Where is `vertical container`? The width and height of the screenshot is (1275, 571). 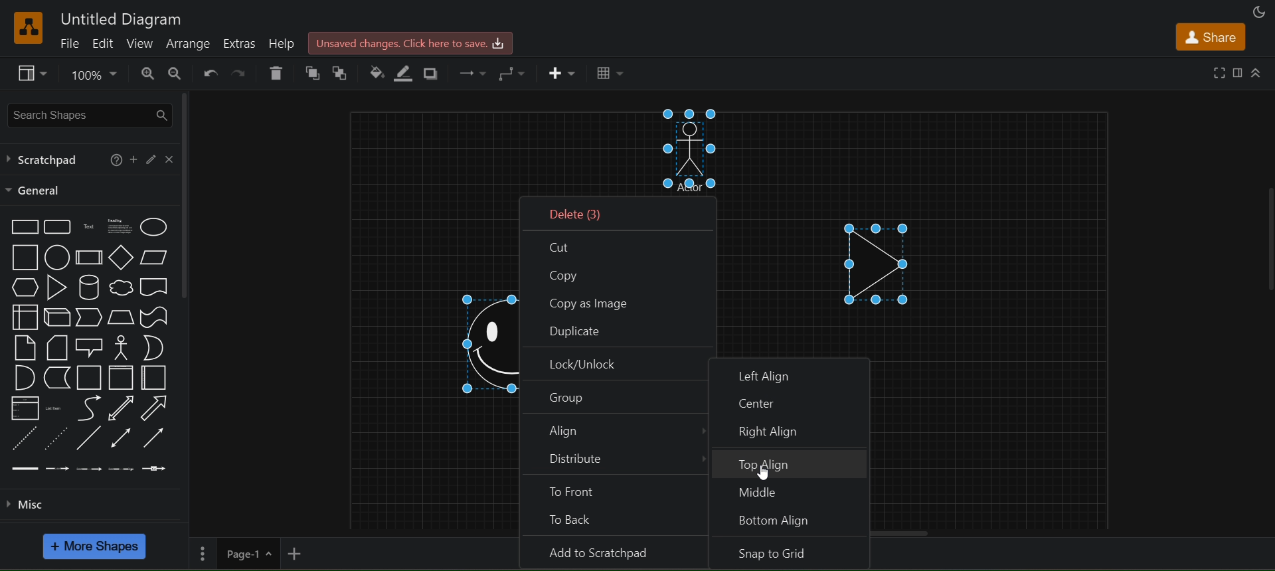
vertical container is located at coordinates (121, 378).